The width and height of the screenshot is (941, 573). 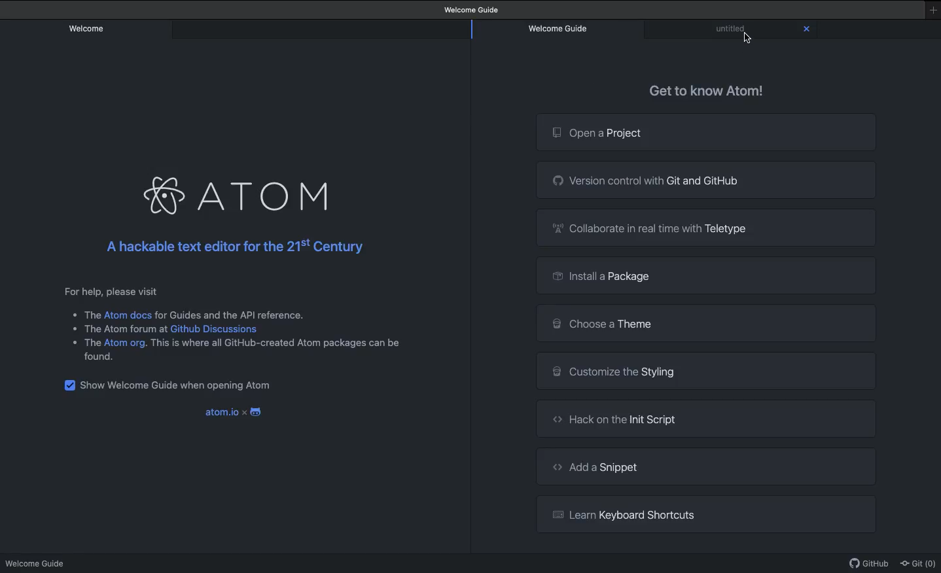 What do you see at coordinates (708, 90) in the screenshot?
I see `Get to know Atom` at bounding box center [708, 90].